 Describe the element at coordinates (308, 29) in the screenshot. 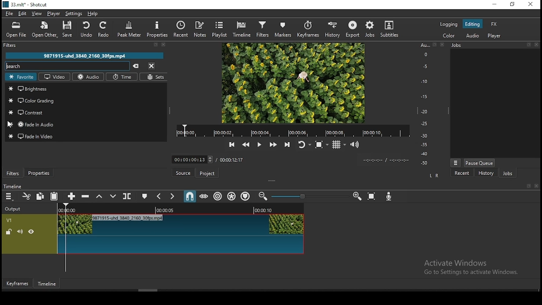

I see `keyframes` at that location.